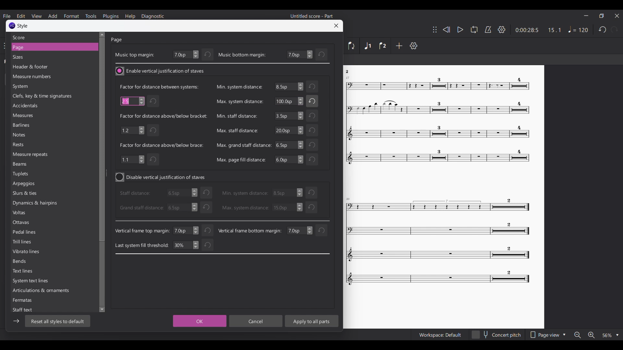  What do you see at coordinates (132, 130) in the screenshot?
I see `1.2` at bounding box center [132, 130].